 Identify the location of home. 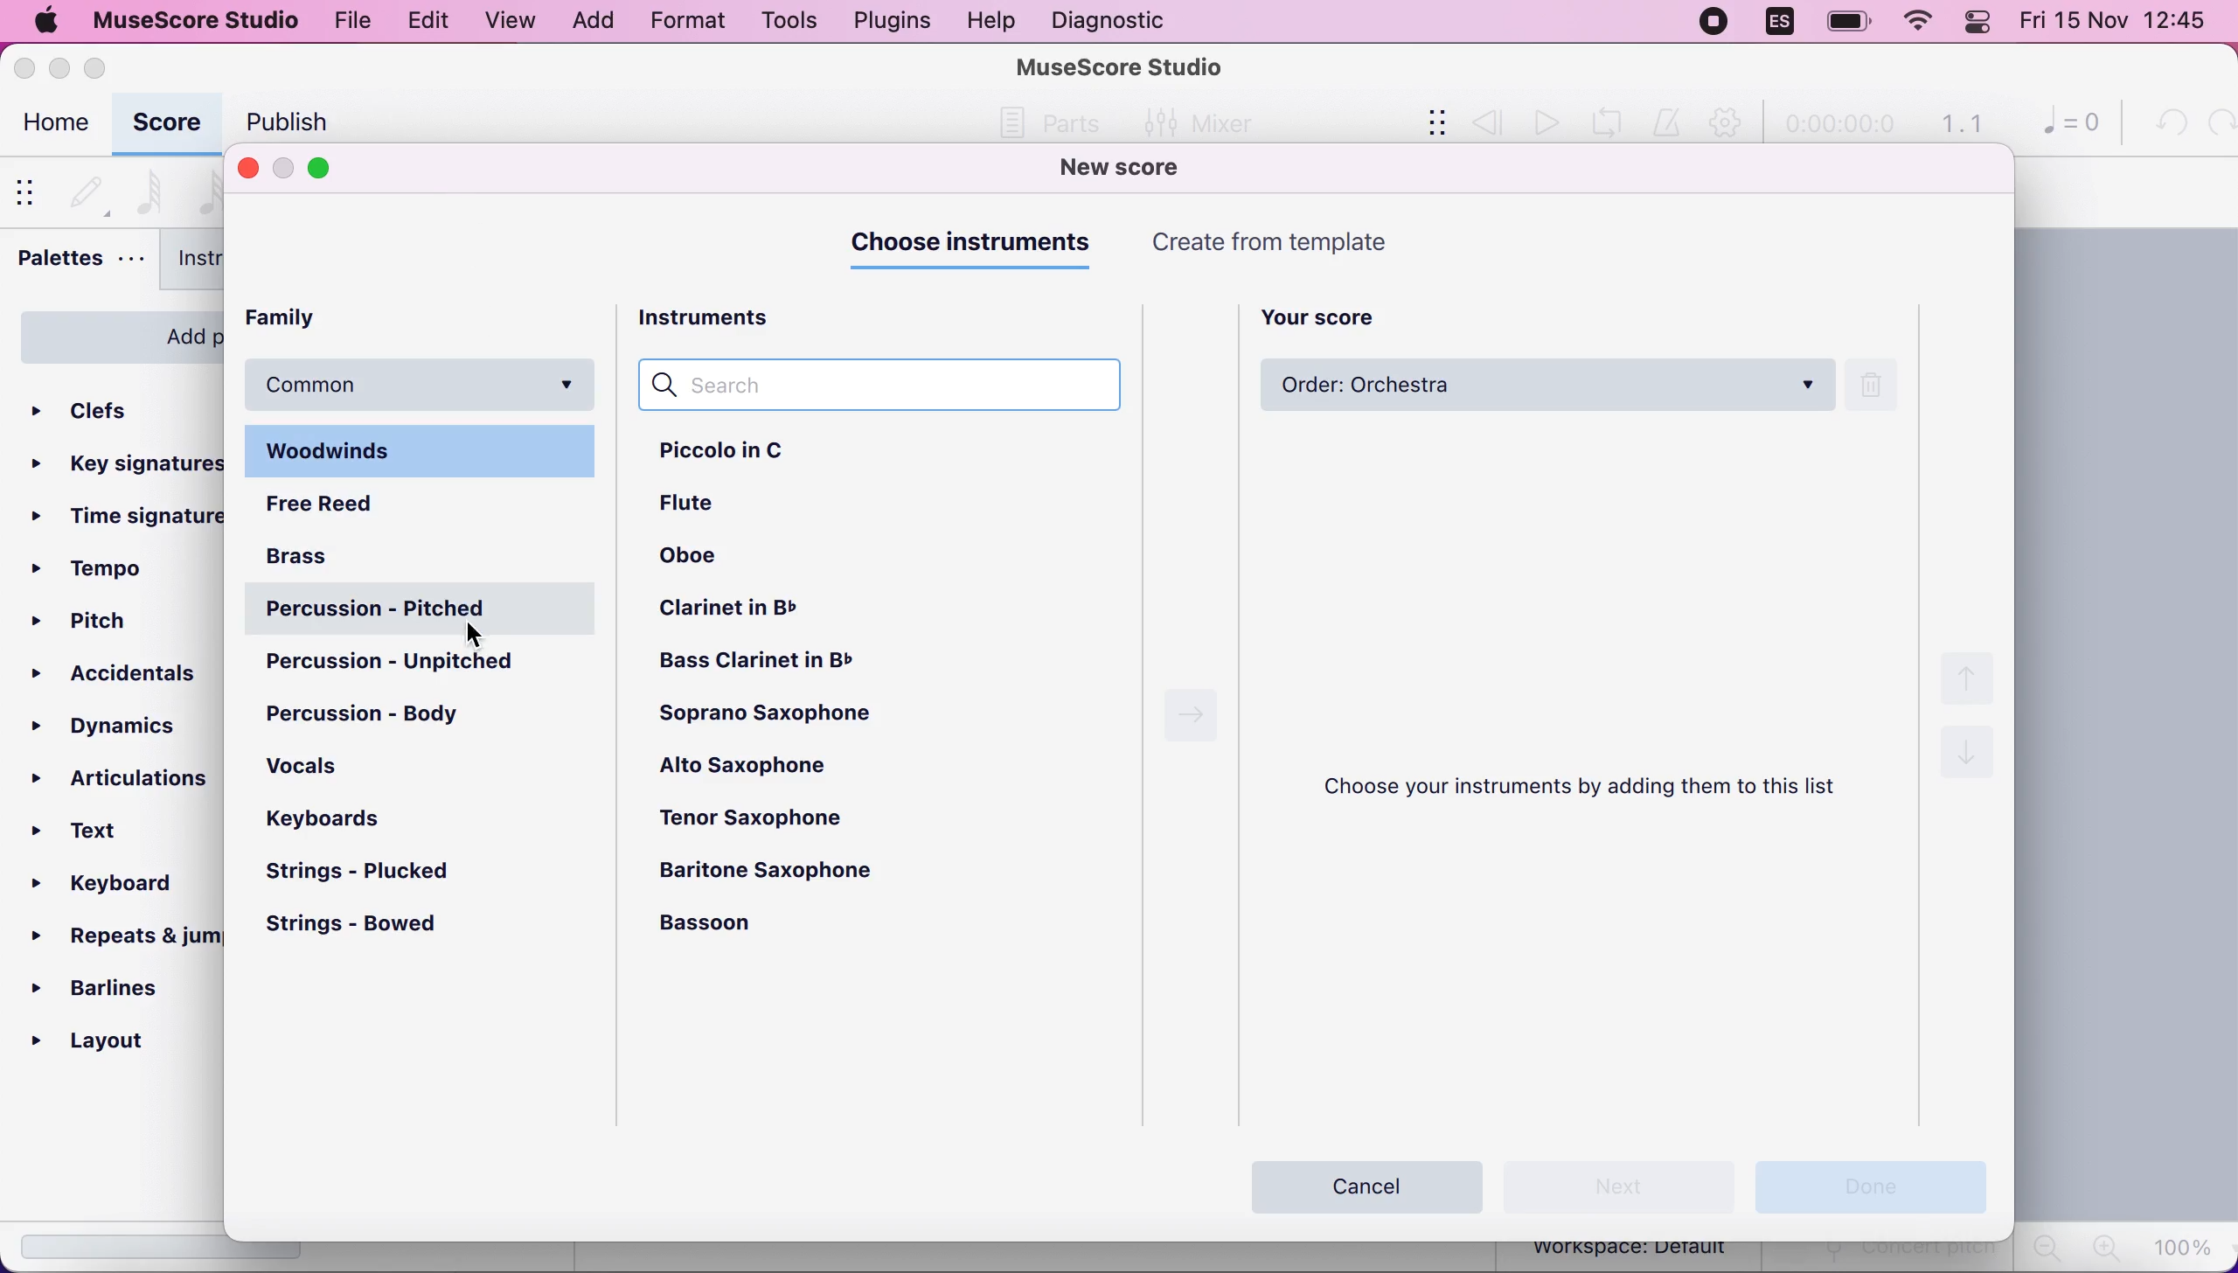
(53, 126).